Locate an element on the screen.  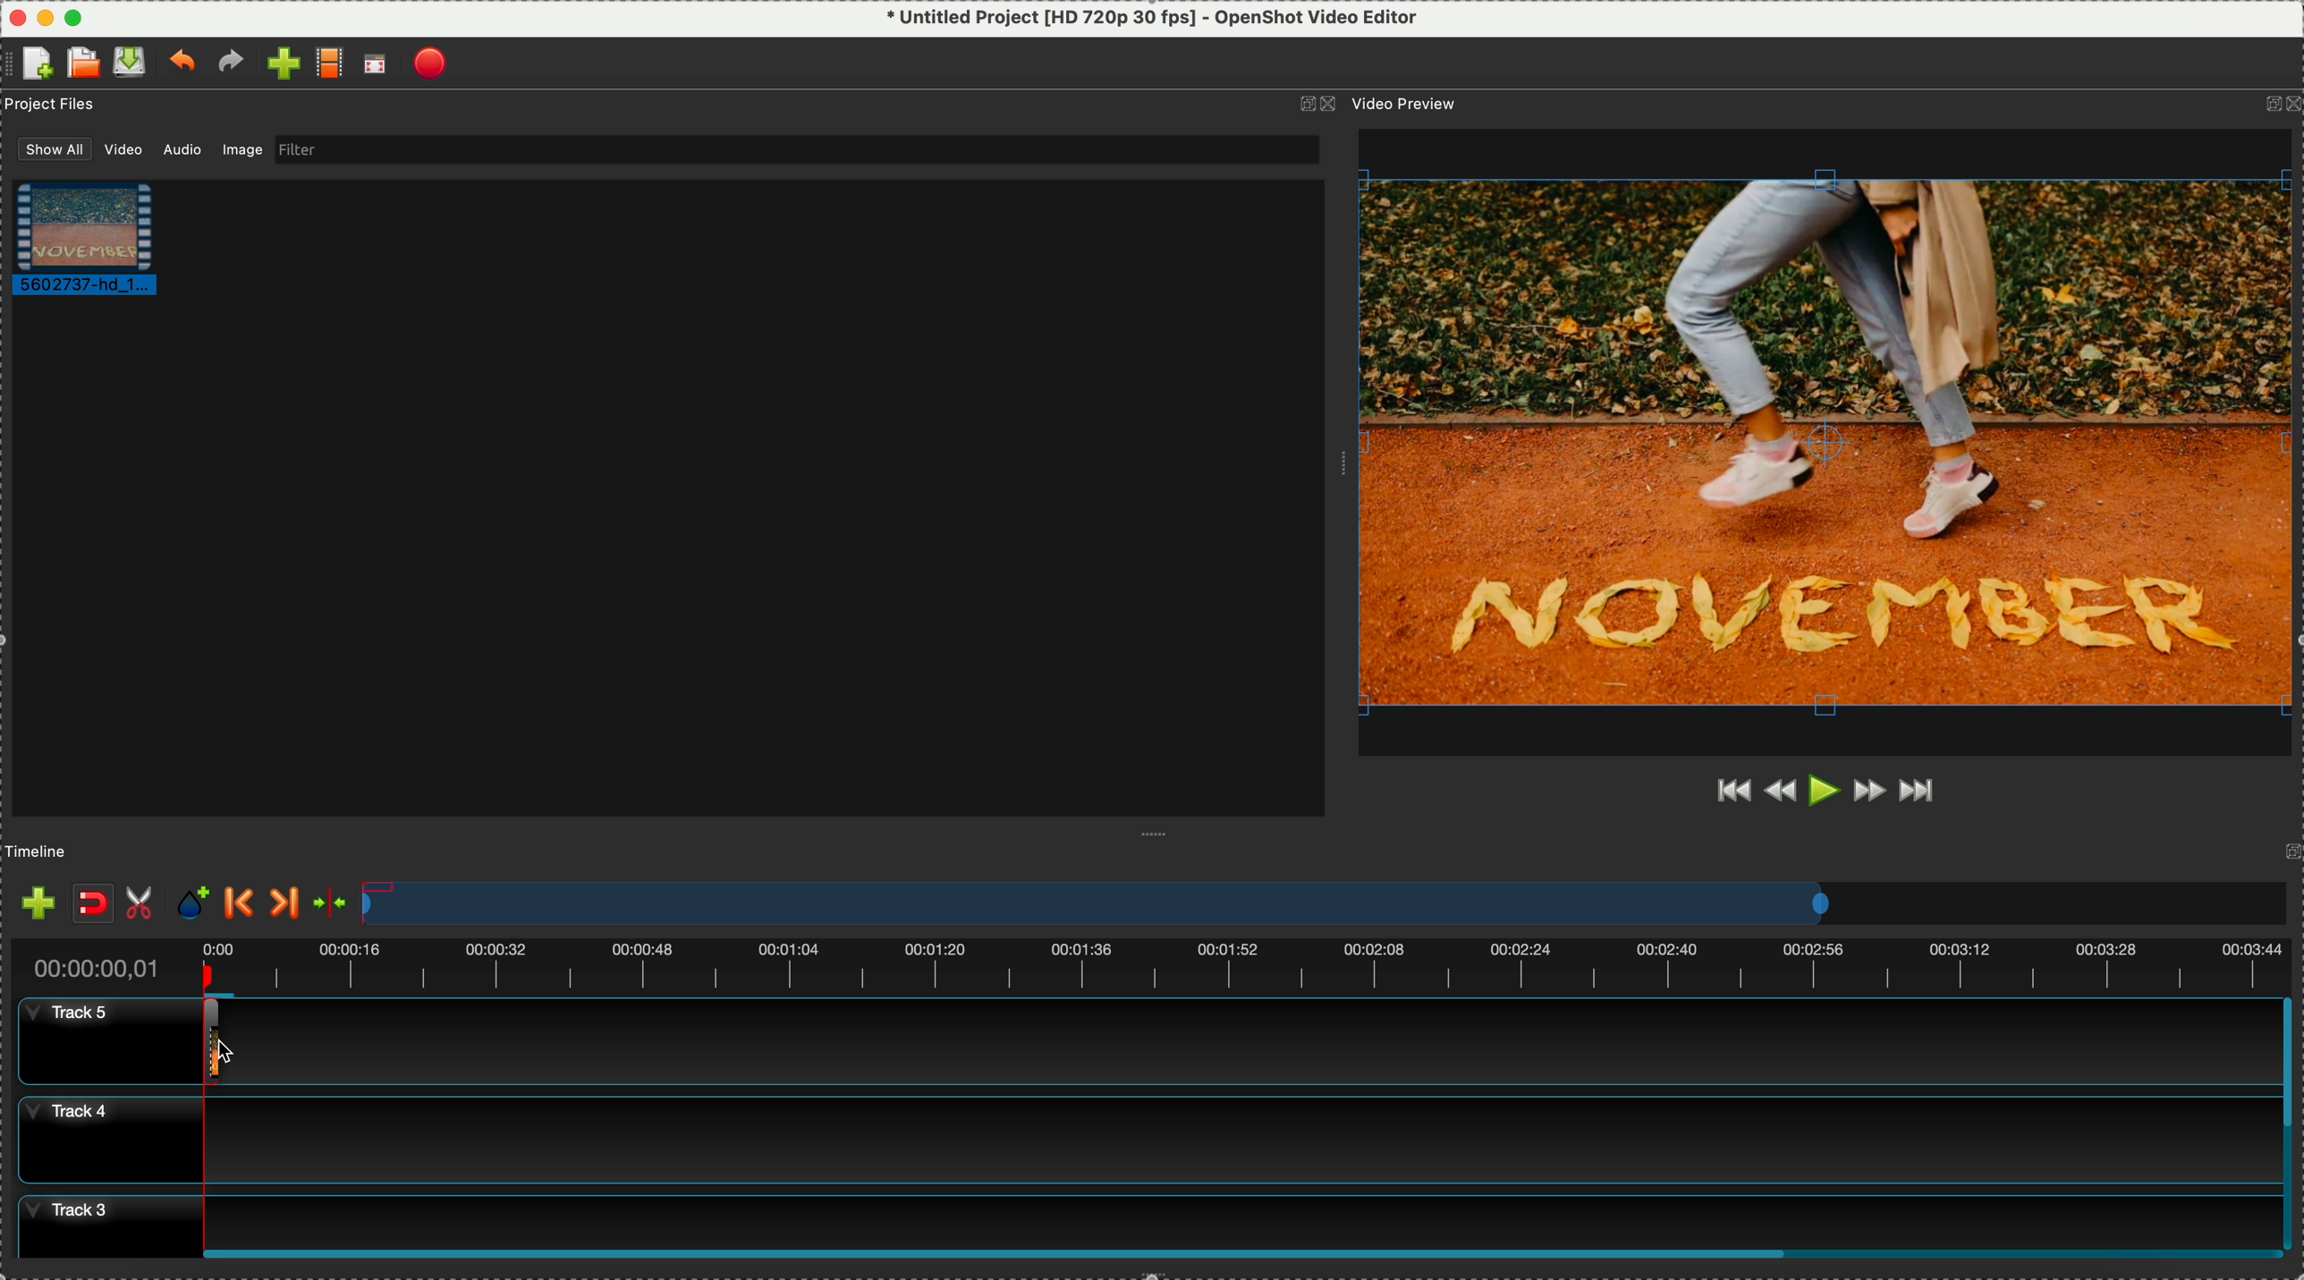
scroll bar is located at coordinates (2290, 1120).